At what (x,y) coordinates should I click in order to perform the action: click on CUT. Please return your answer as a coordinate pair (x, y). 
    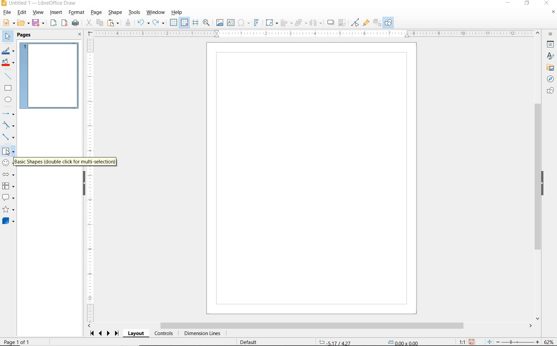
    Looking at the image, I should click on (89, 23).